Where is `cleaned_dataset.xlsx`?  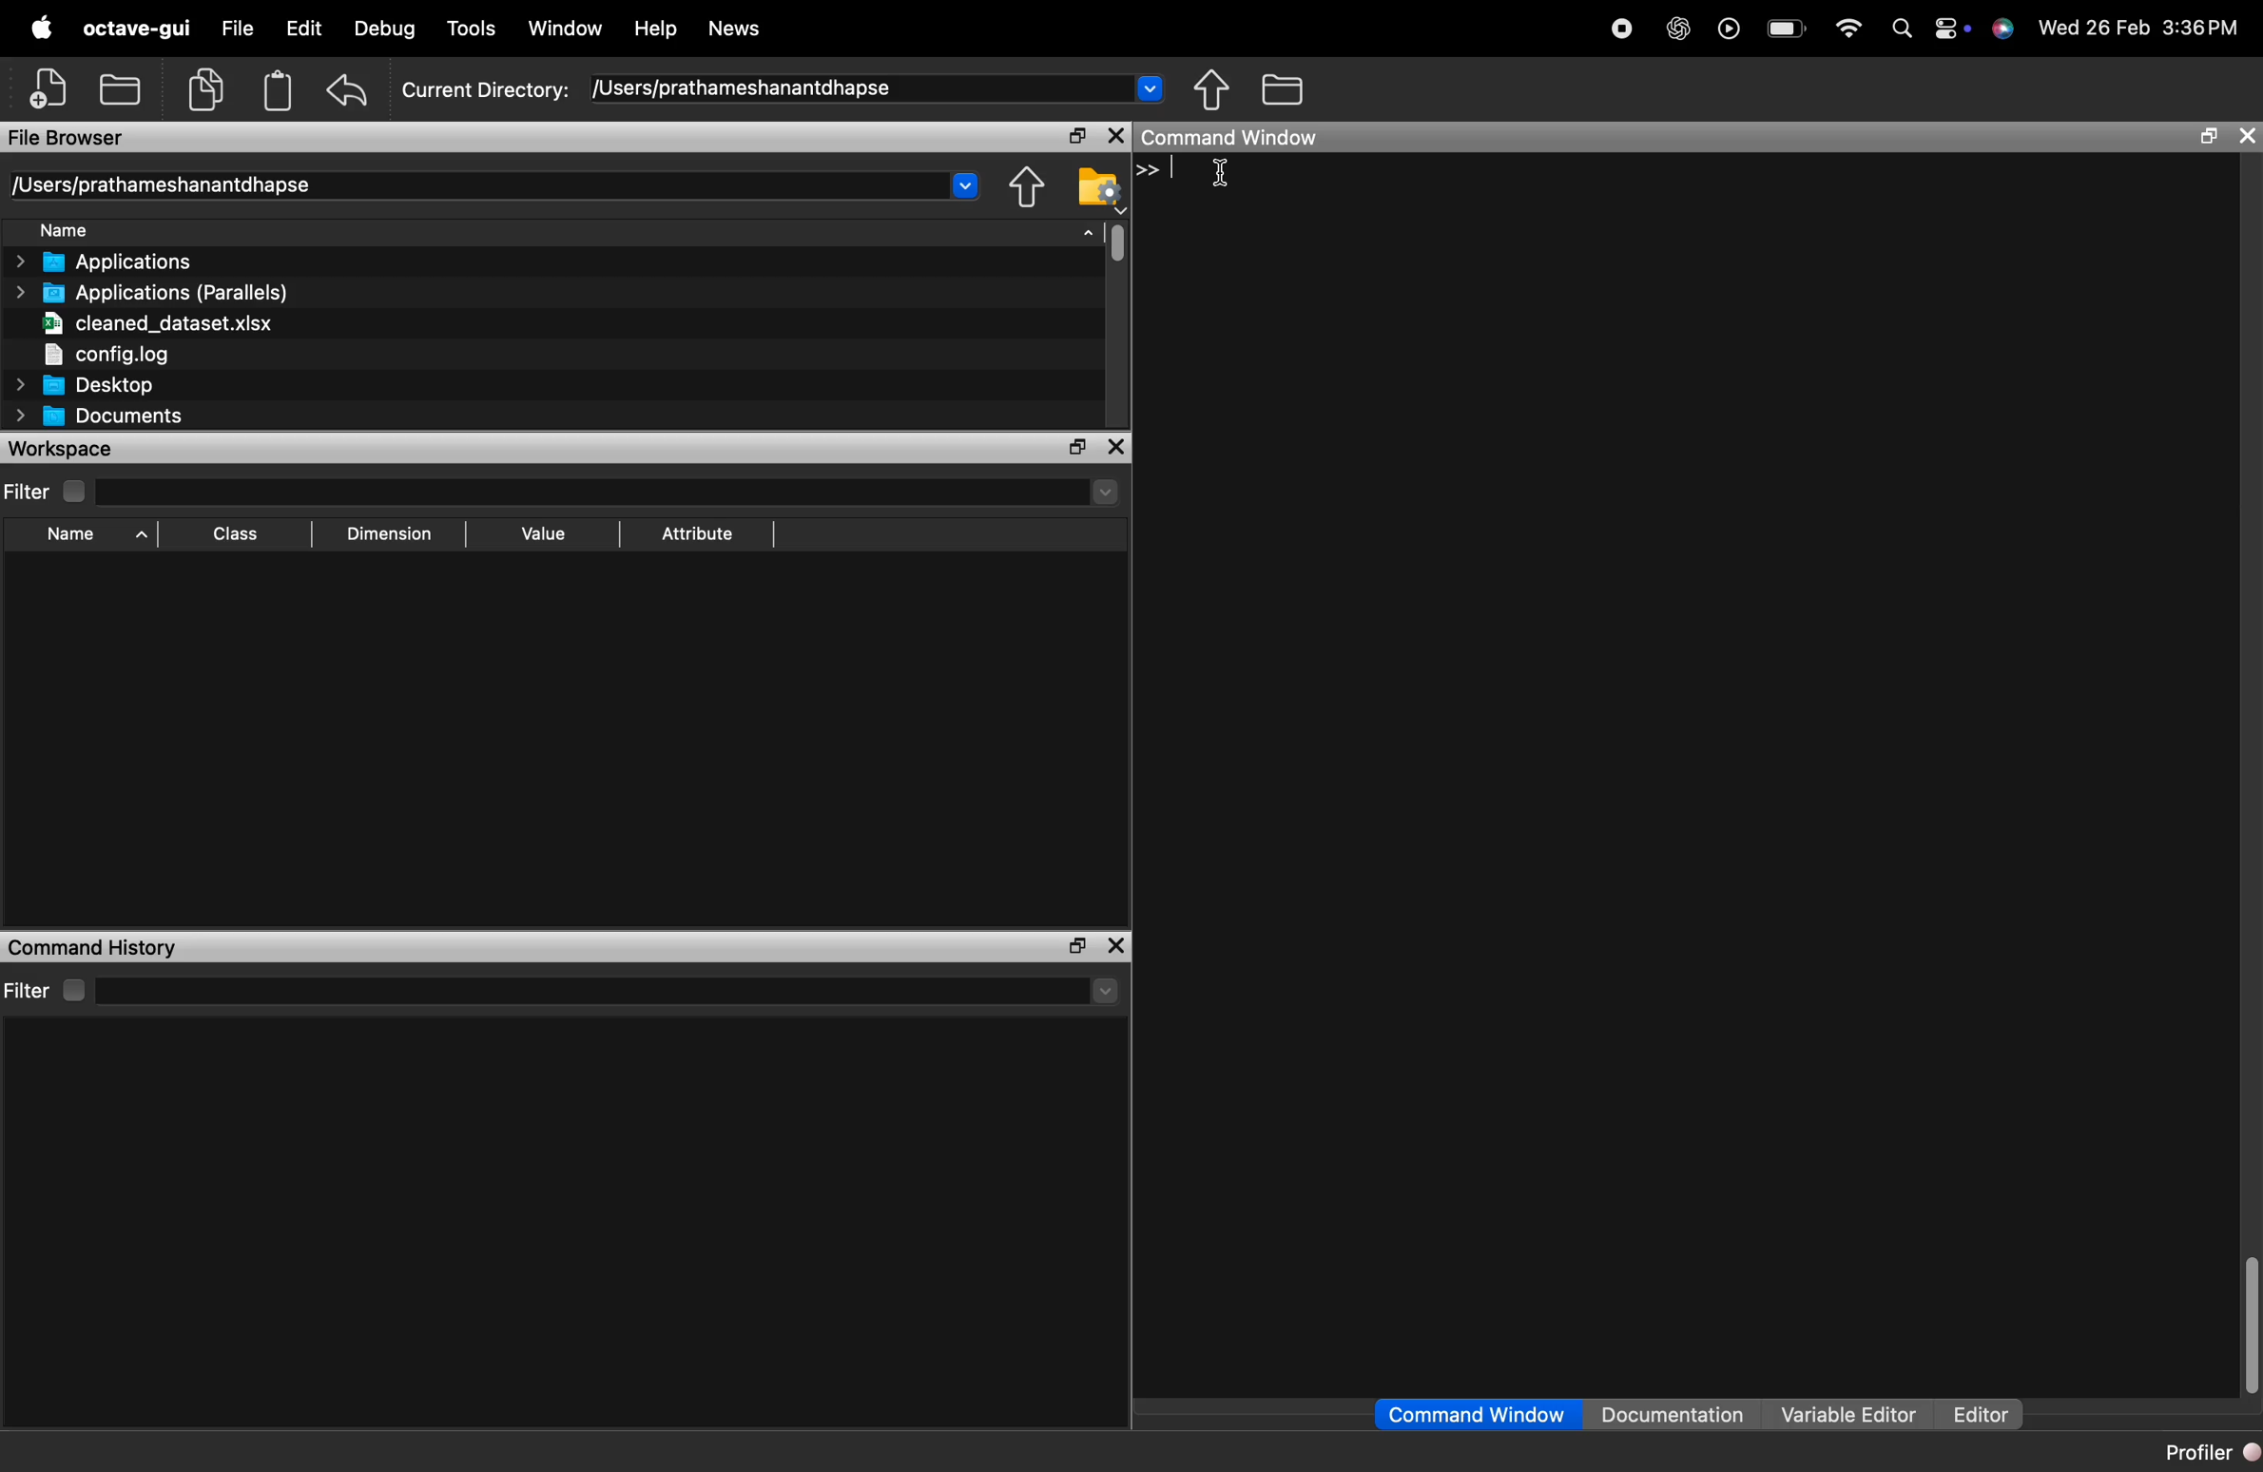
cleaned_dataset.xlsx is located at coordinates (156, 322).